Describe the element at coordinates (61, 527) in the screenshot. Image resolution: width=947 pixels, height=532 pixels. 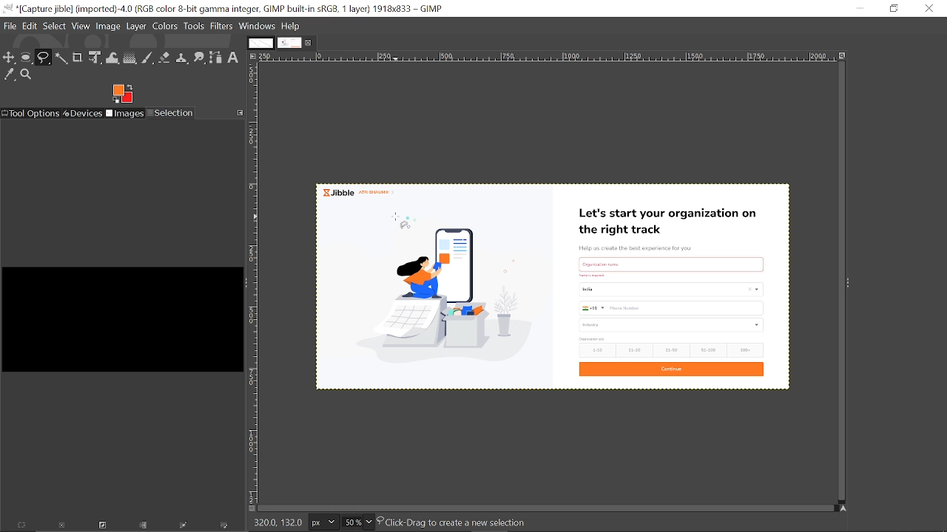
I see `Dismiss this selection` at that location.